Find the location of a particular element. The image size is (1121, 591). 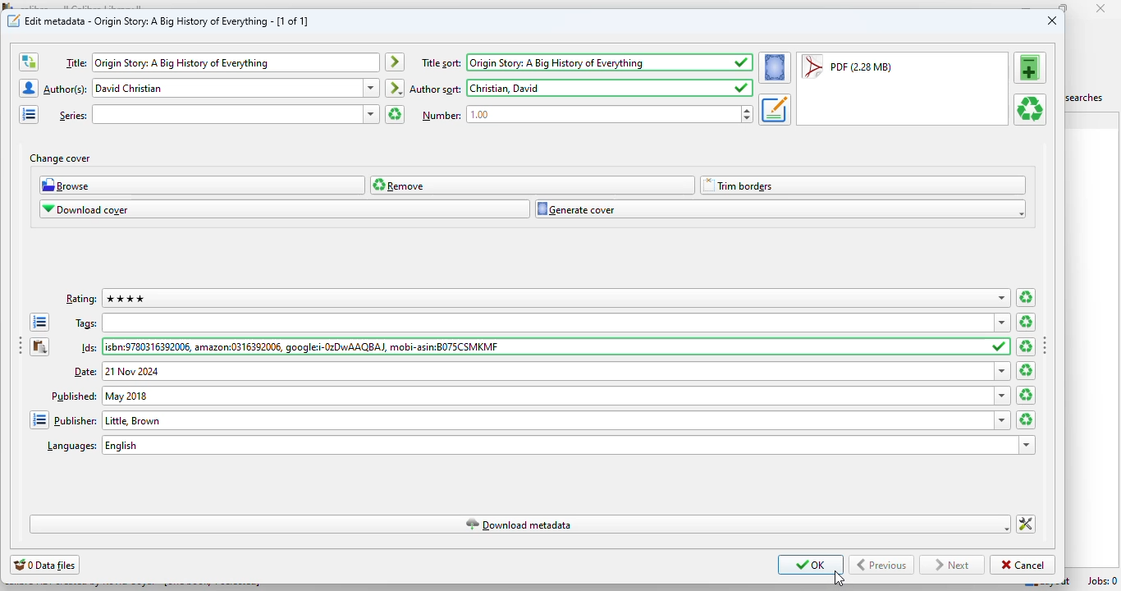

date: 21 Nov 2024 is located at coordinates (547, 371).